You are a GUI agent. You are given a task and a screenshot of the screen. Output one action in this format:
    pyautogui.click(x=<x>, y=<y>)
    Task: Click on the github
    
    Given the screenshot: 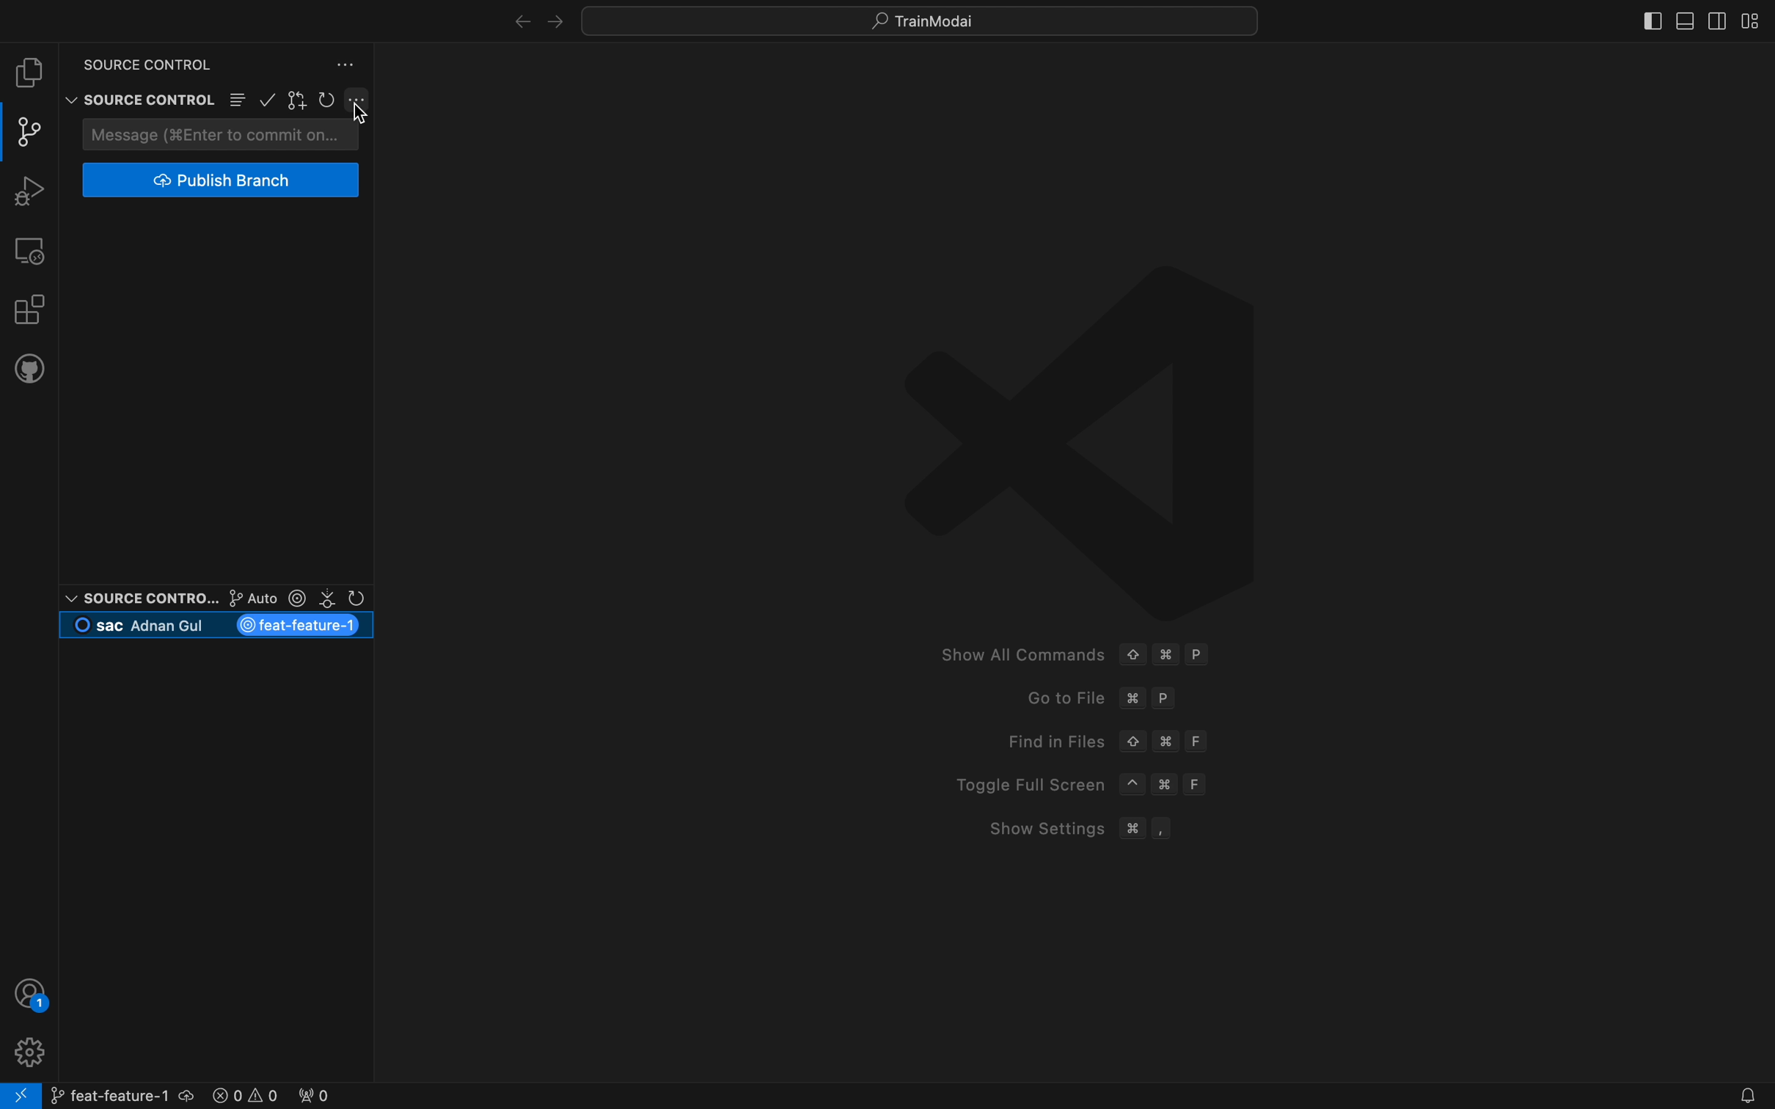 What is the action you would take?
    pyautogui.click(x=29, y=367)
    